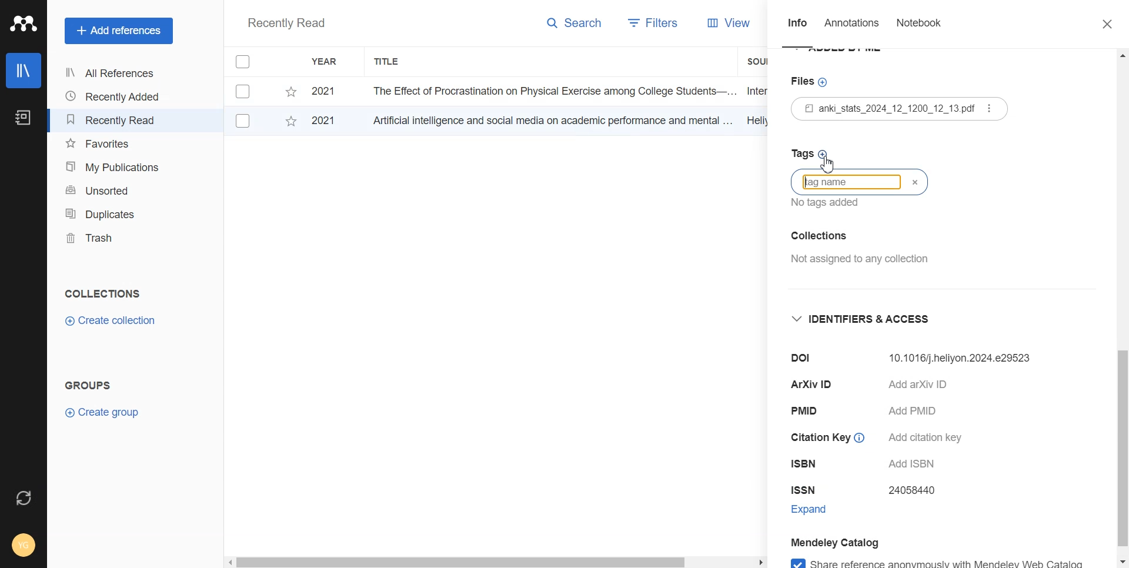 The image size is (1129, 568). Describe the element at coordinates (91, 385) in the screenshot. I see `Groups` at that location.